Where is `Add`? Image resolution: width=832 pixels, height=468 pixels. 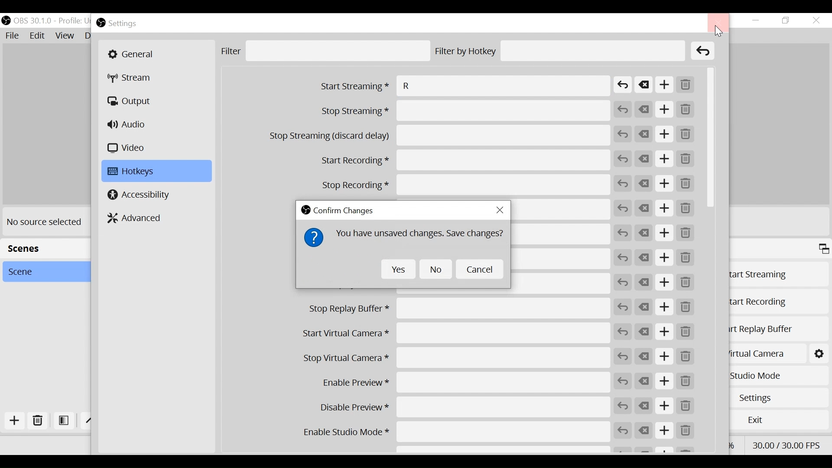 Add is located at coordinates (665, 382).